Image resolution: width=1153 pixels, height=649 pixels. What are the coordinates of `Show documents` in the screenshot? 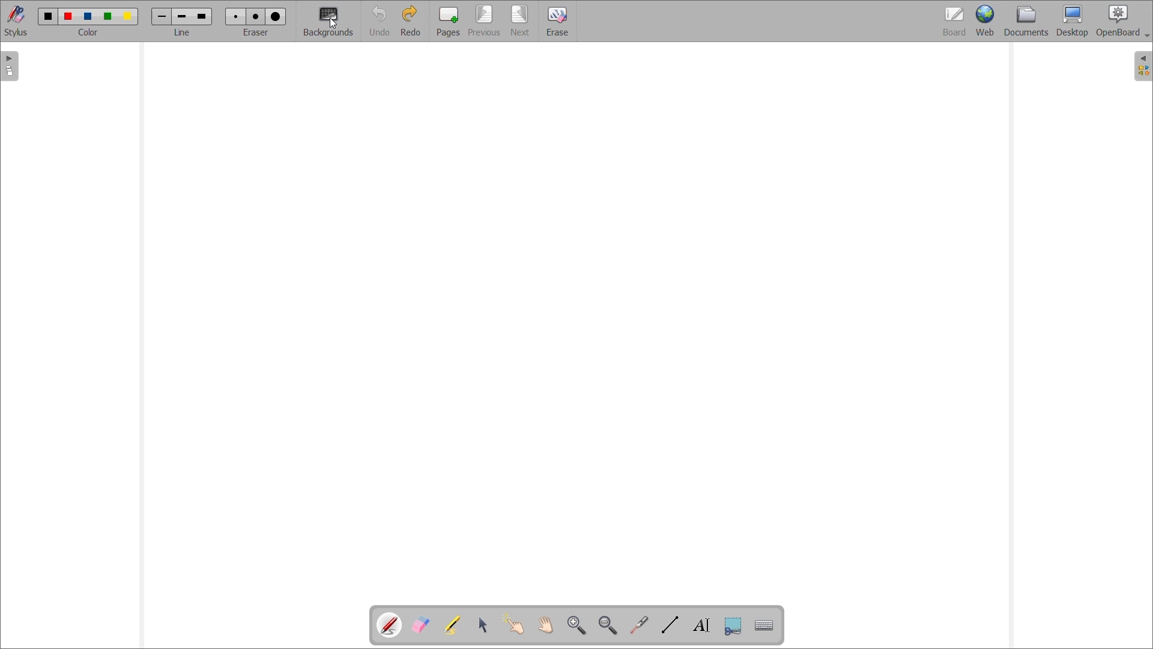 It's located at (1026, 20).